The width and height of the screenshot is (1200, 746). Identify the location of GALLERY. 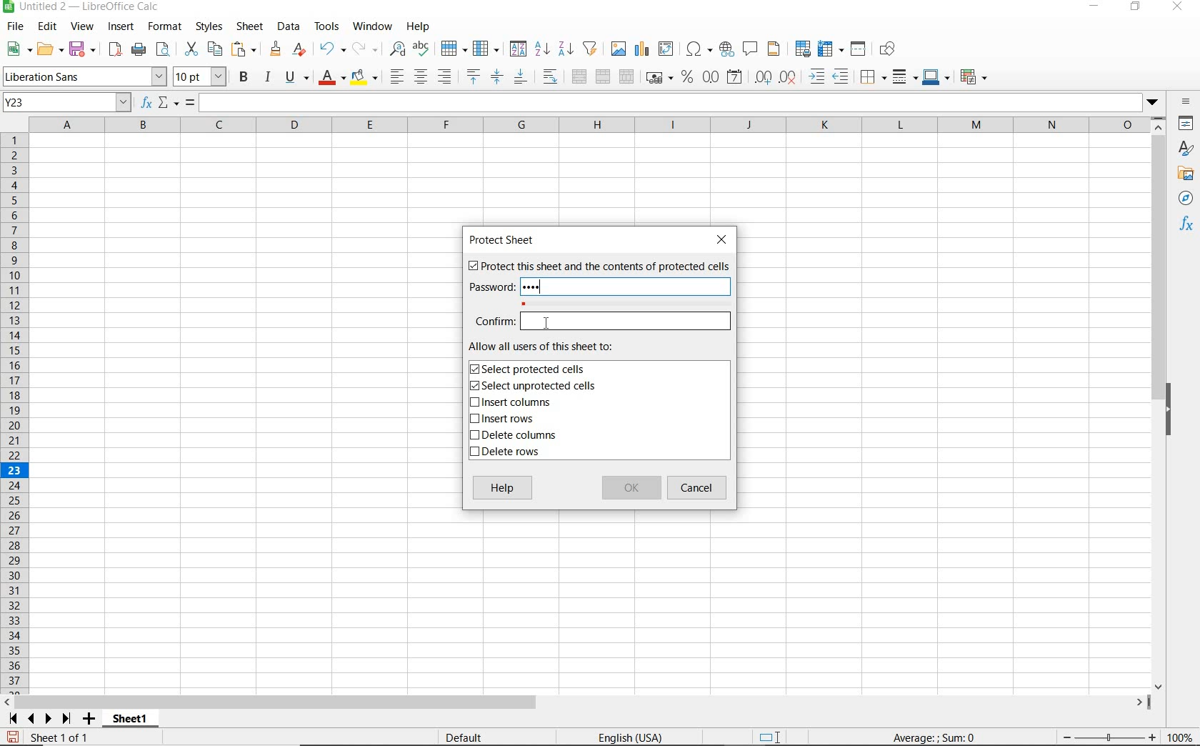
(1186, 176).